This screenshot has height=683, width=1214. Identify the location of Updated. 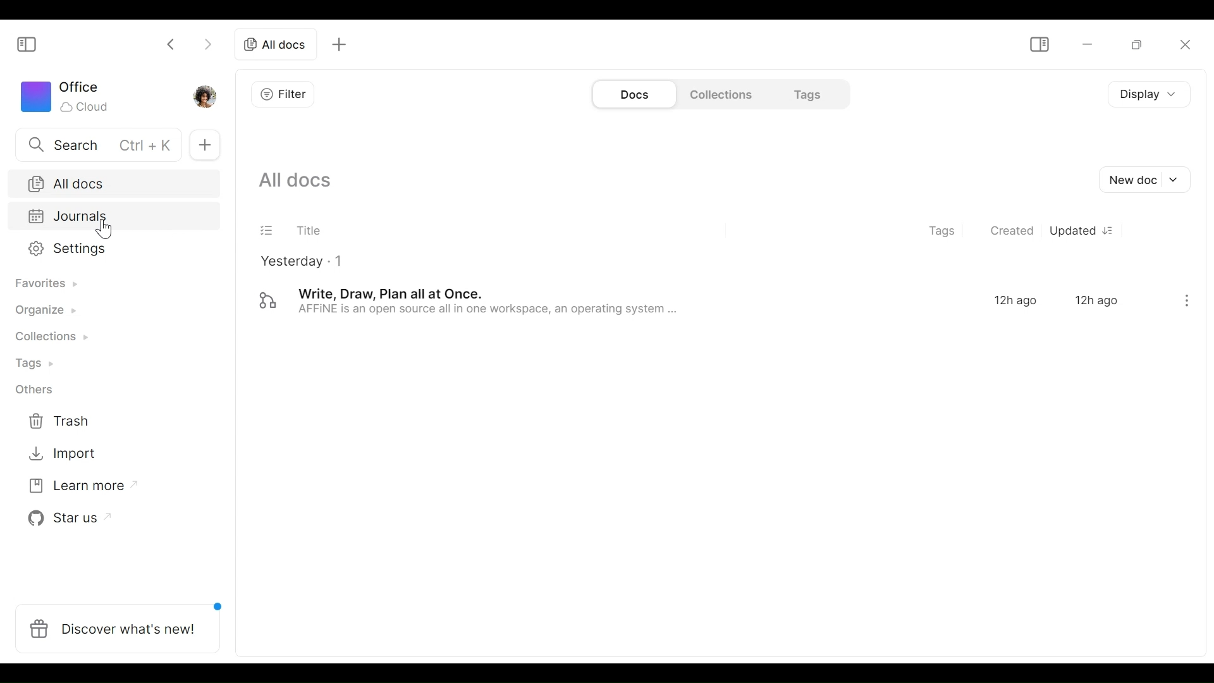
(1086, 231).